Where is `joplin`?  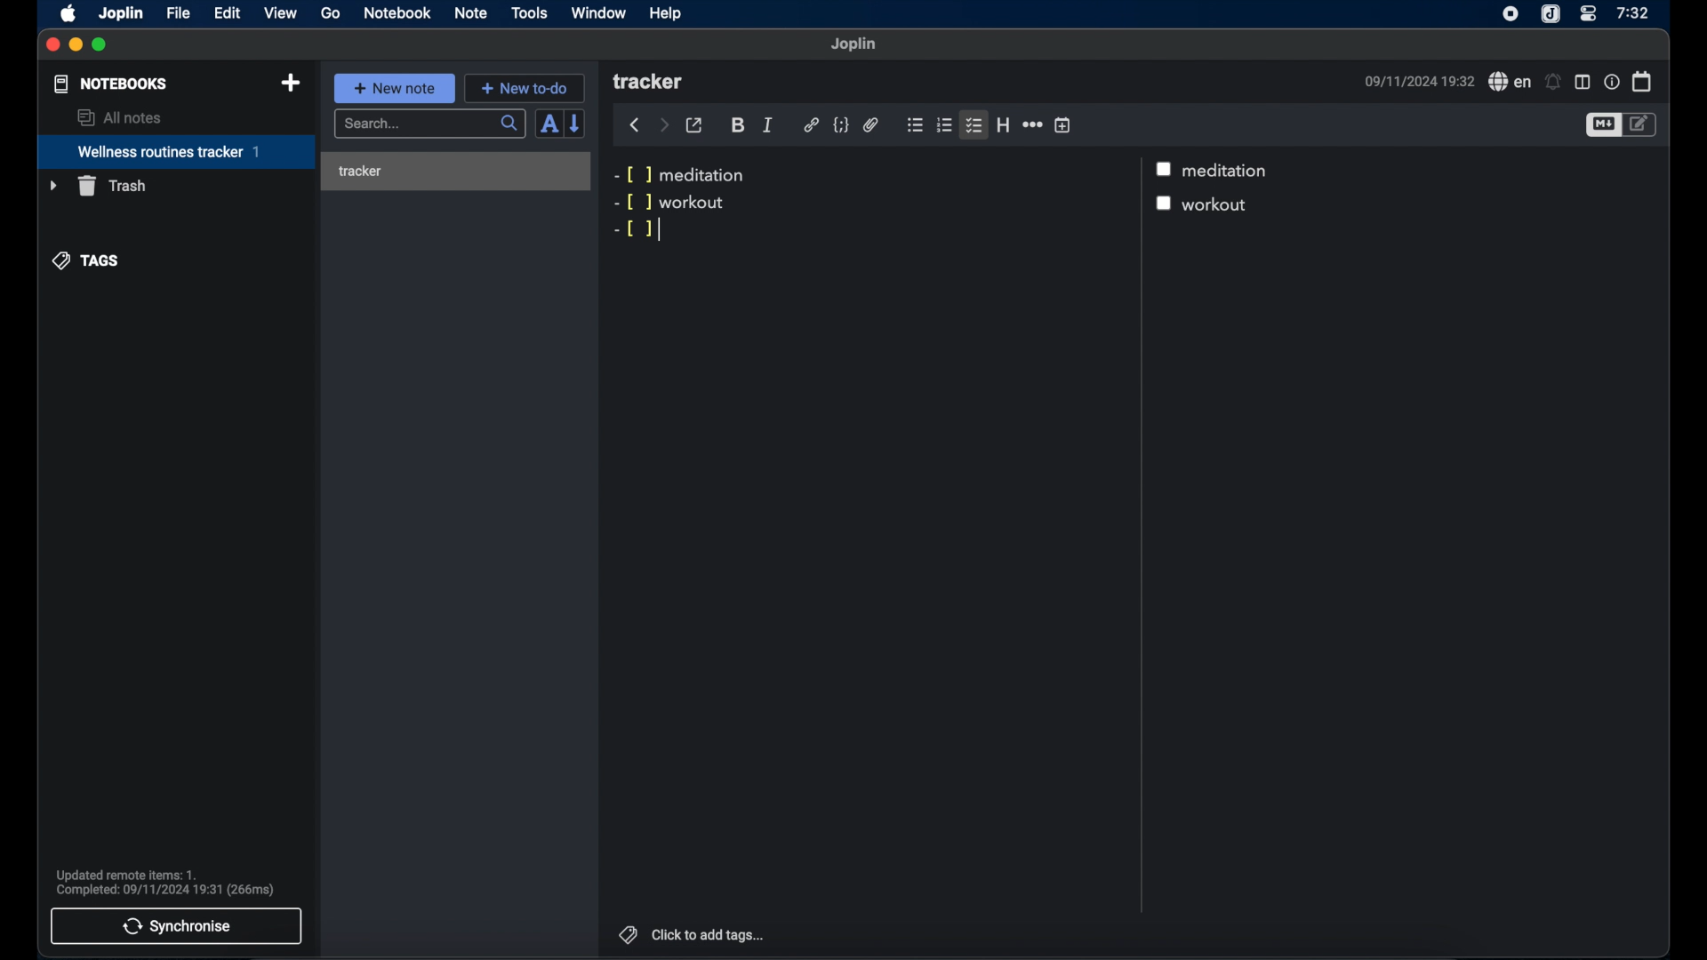 joplin is located at coordinates (854, 44).